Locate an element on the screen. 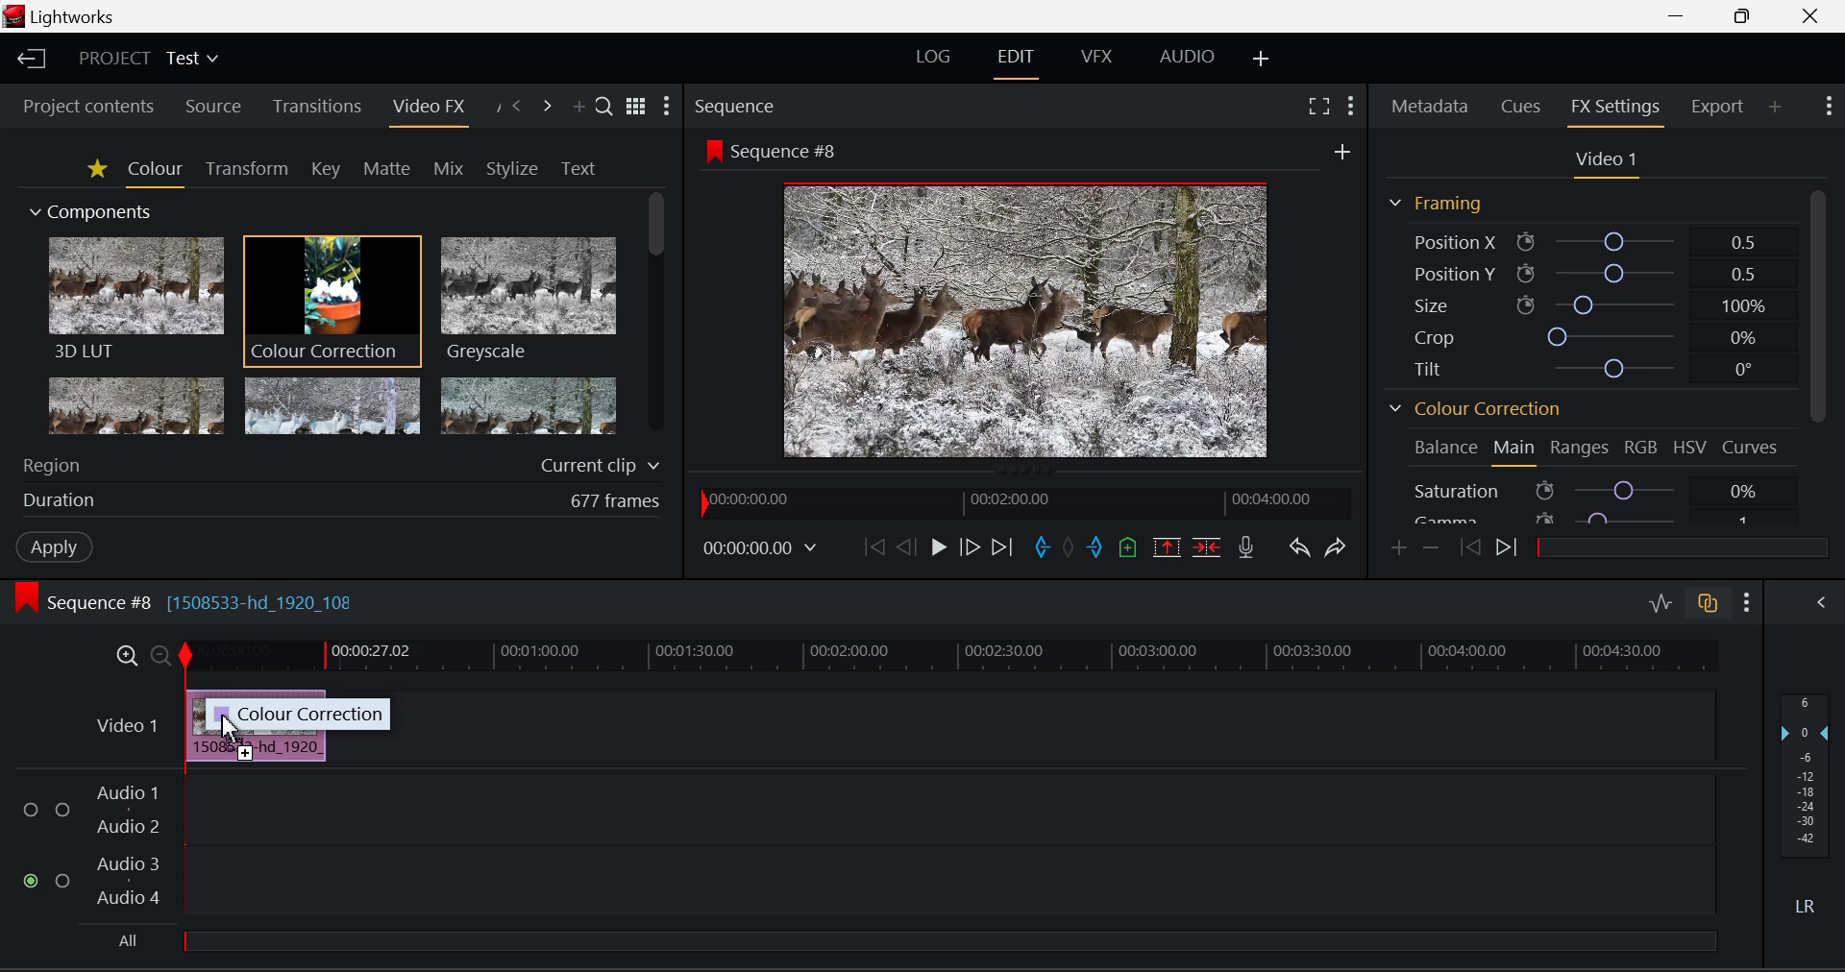  Curves is located at coordinates (1751, 446).